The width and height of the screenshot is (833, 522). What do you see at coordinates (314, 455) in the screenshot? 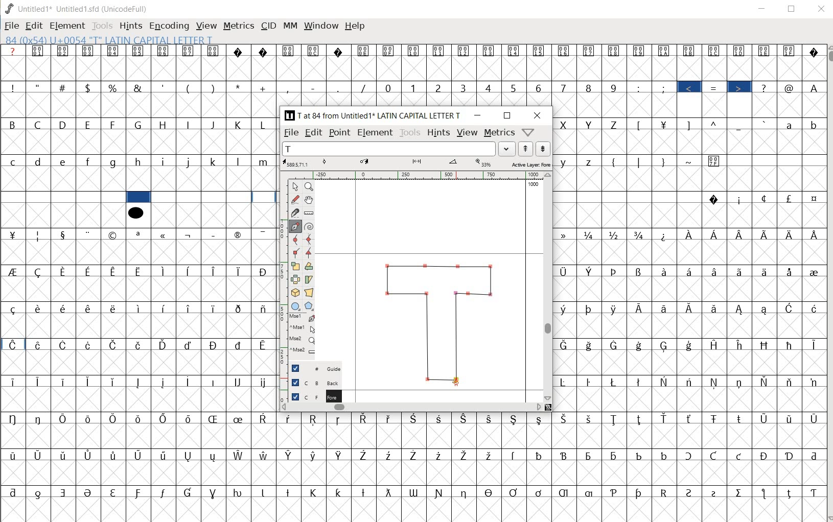
I see `Symbol` at bounding box center [314, 455].